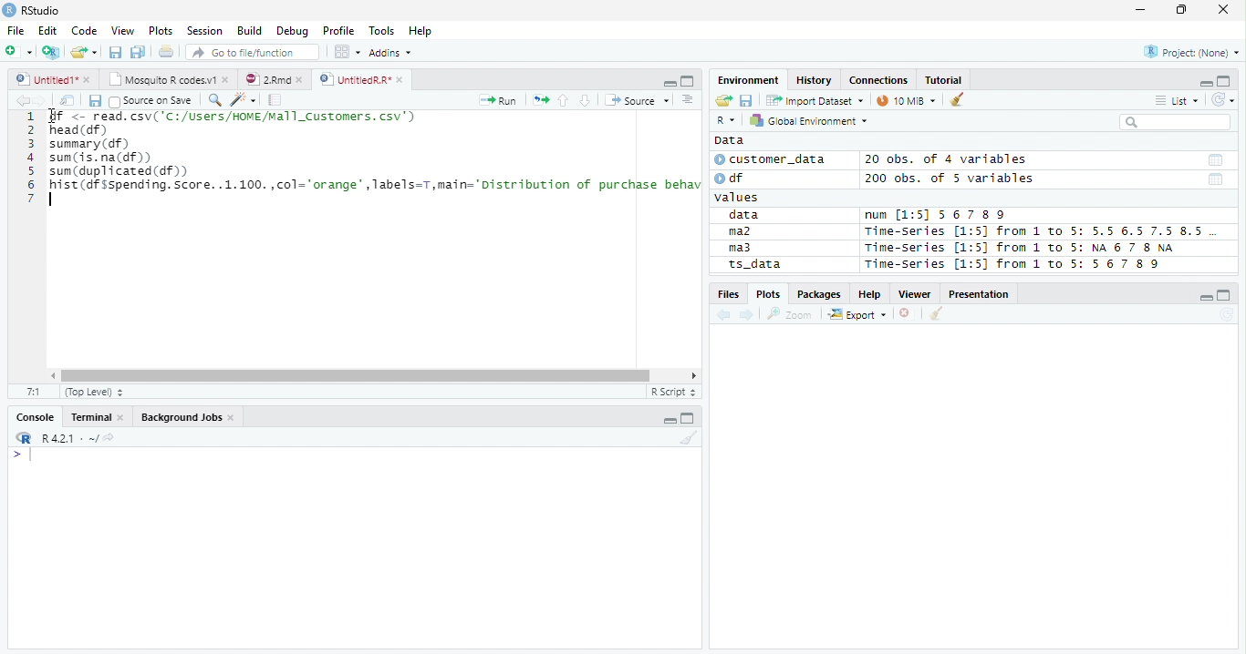 The height and width of the screenshot is (654, 1246). I want to click on ts_data, so click(780, 267).